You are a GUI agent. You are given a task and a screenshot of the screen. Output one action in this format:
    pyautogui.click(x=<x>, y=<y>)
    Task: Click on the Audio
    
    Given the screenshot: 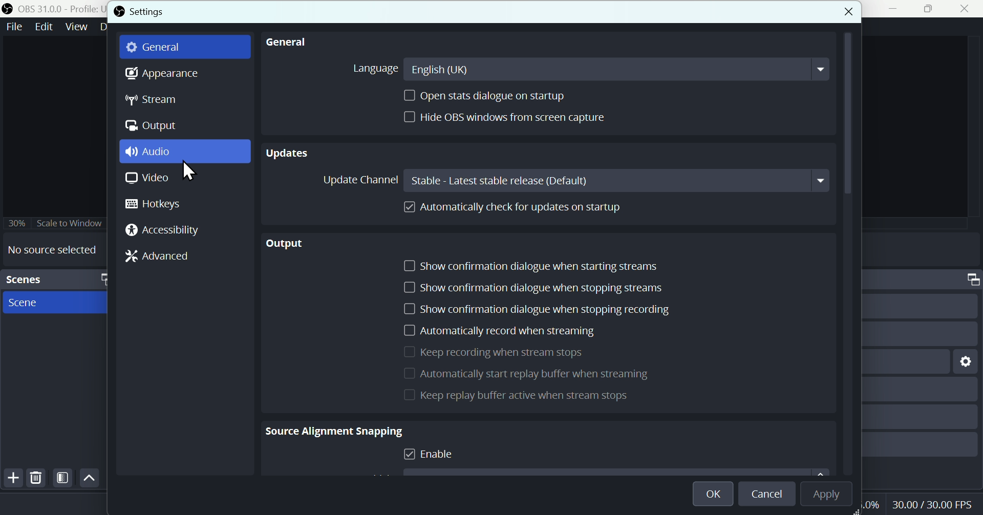 What is the action you would take?
    pyautogui.click(x=184, y=151)
    